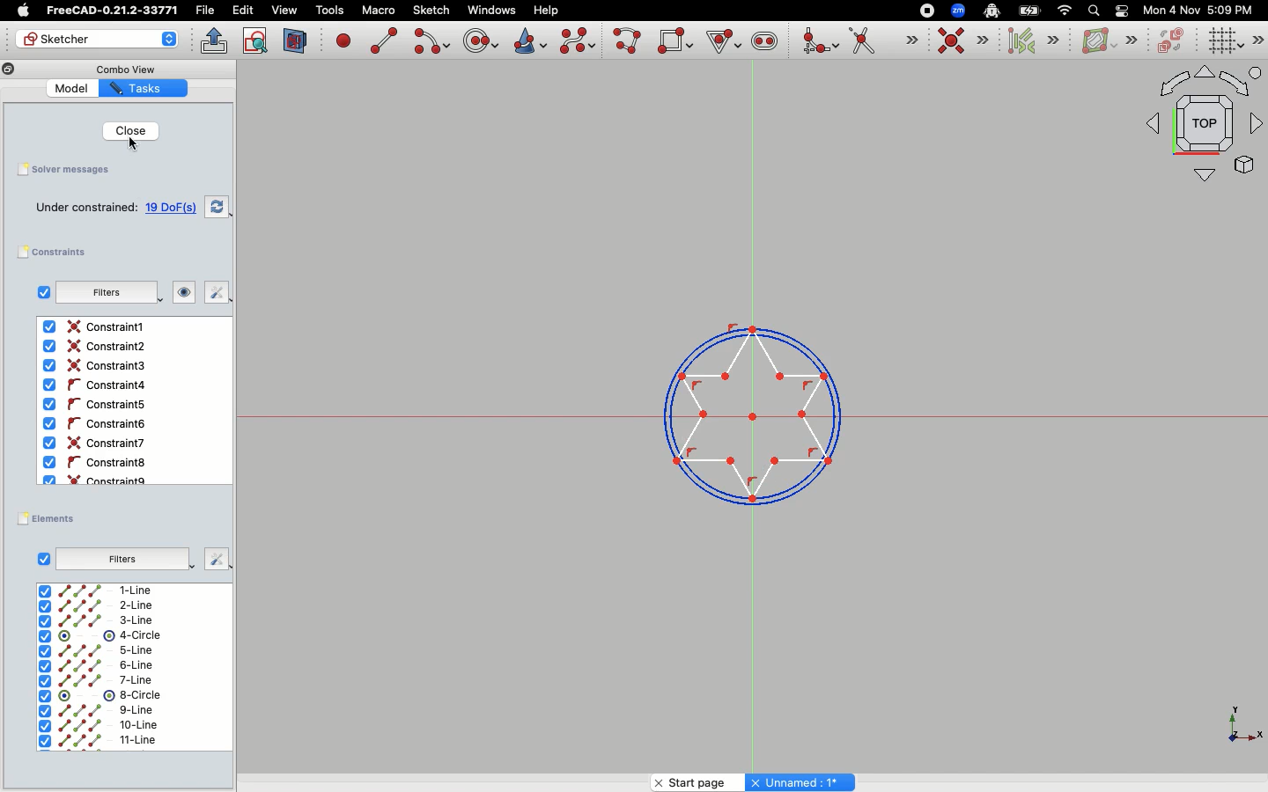  Describe the element at coordinates (98, 366) in the screenshot. I see `Contraint3` at that location.